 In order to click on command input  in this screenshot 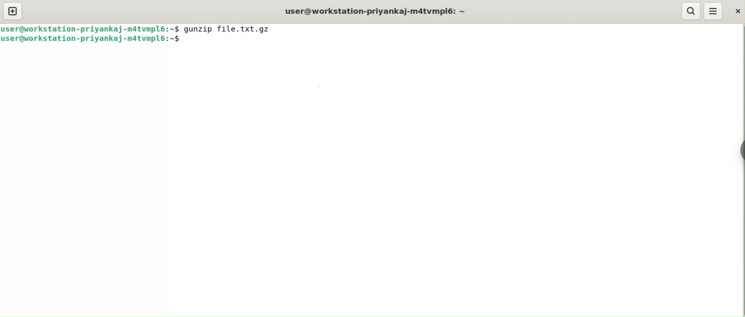, I will do `click(461, 42)`.